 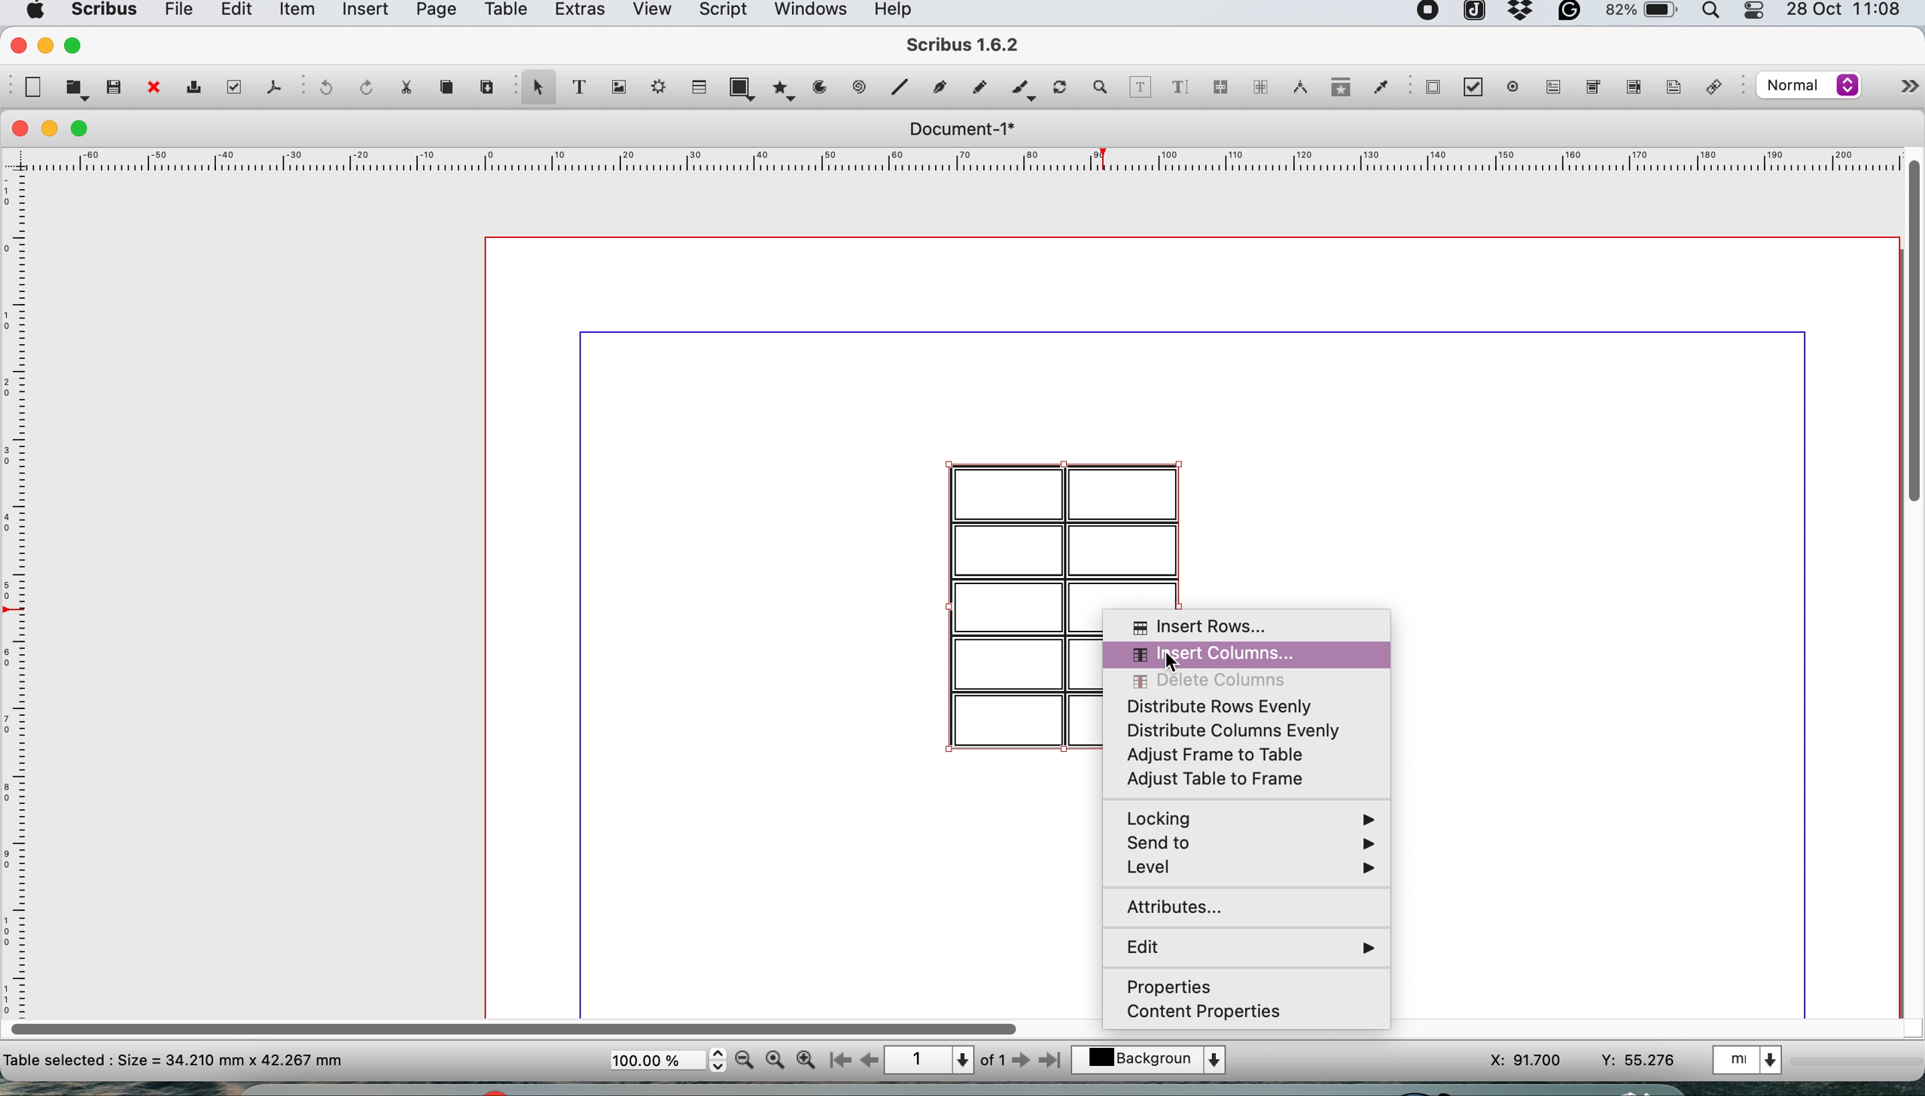 What do you see at coordinates (1380, 90) in the screenshot?
I see `eyedropper` at bounding box center [1380, 90].